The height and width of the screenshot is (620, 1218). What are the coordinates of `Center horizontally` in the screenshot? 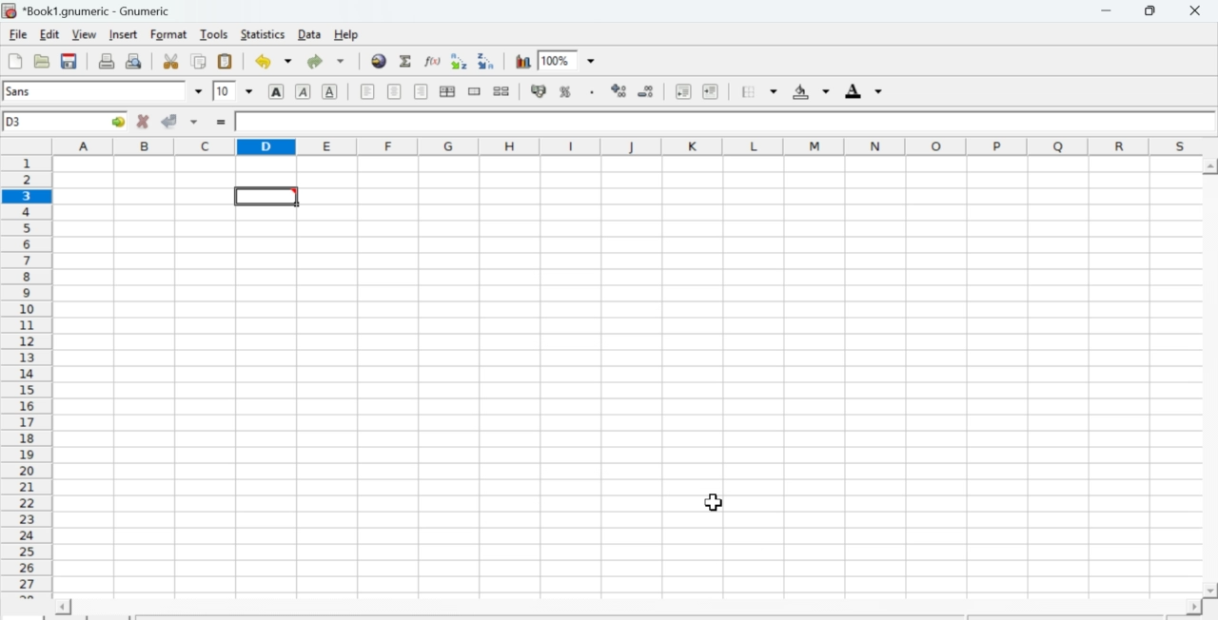 It's located at (393, 90).